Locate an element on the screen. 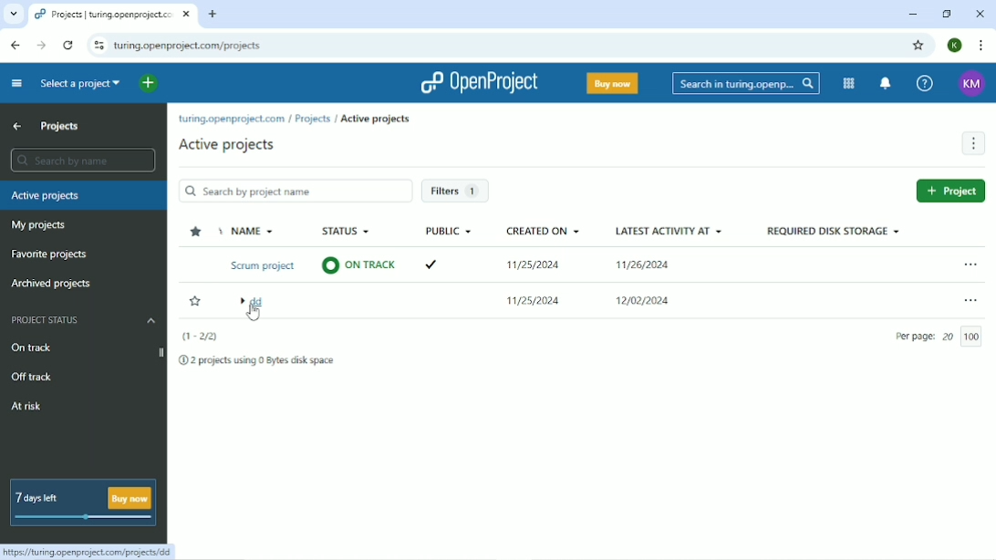 This screenshot has height=560, width=996. Modules is located at coordinates (848, 83).